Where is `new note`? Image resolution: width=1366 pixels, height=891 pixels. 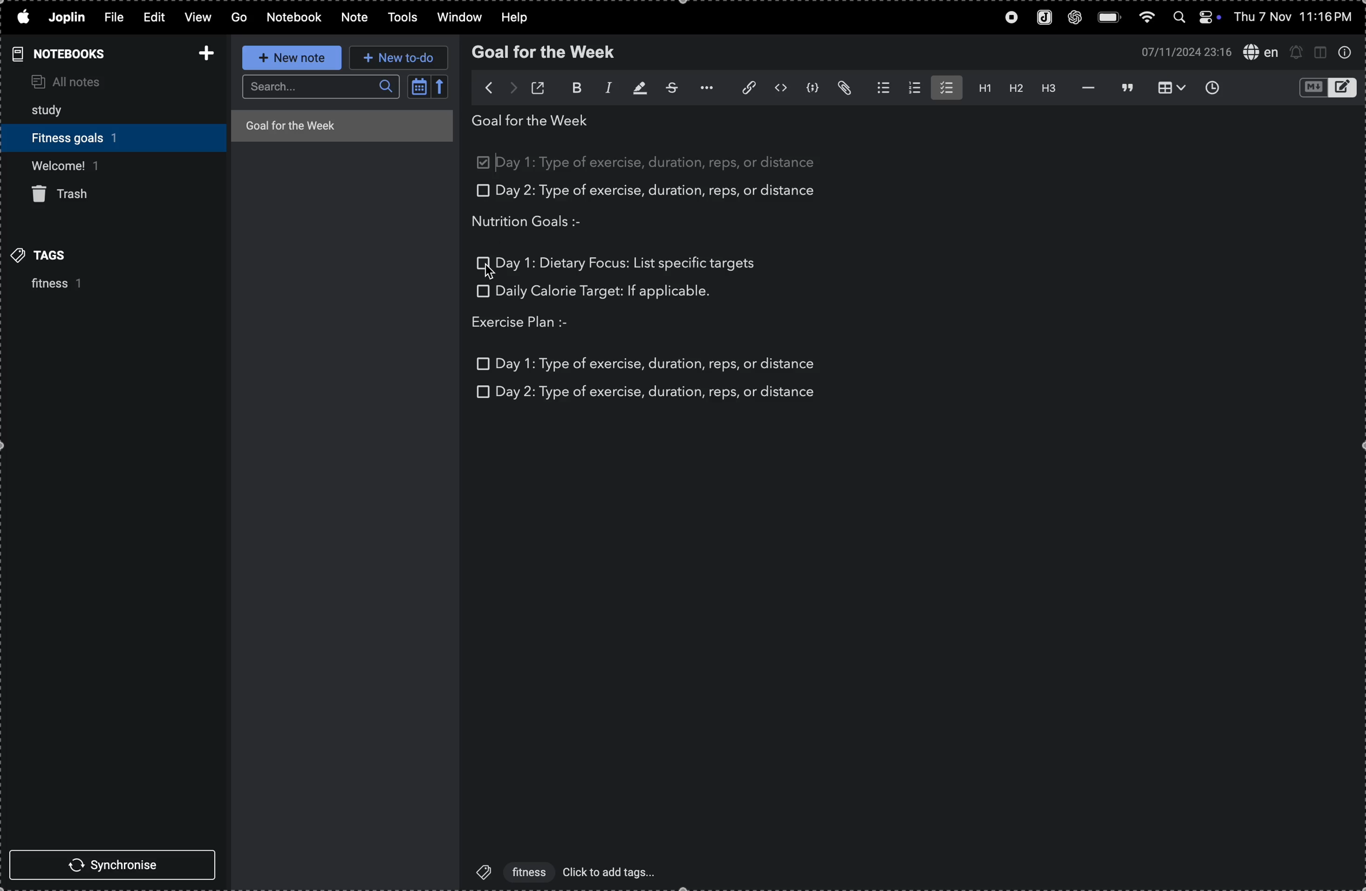 new note is located at coordinates (290, 57).